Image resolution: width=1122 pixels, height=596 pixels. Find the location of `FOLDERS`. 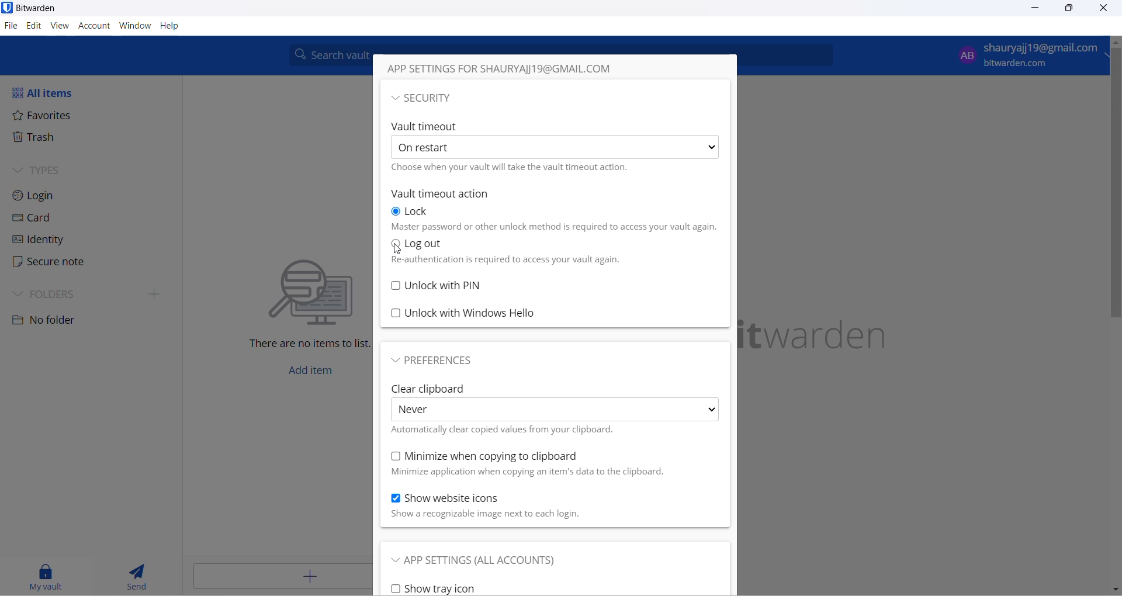

FOLDERS is located at coordinates (53, 293).